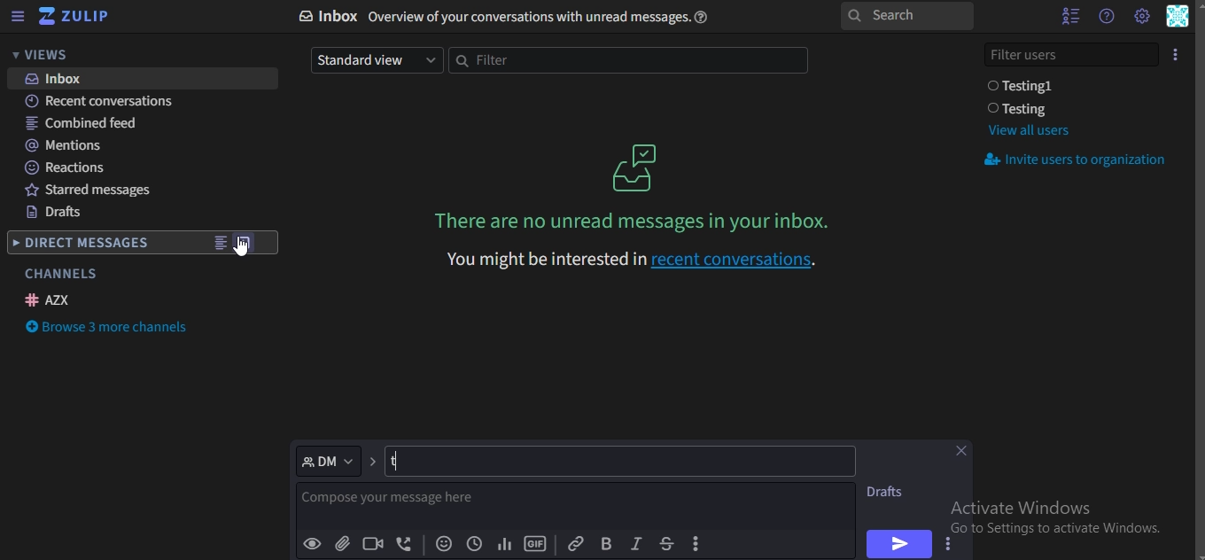 The image size is (1205, 560). Describe the element at coordinates (626, 61) in the screenshot. I see `filter` at that location.